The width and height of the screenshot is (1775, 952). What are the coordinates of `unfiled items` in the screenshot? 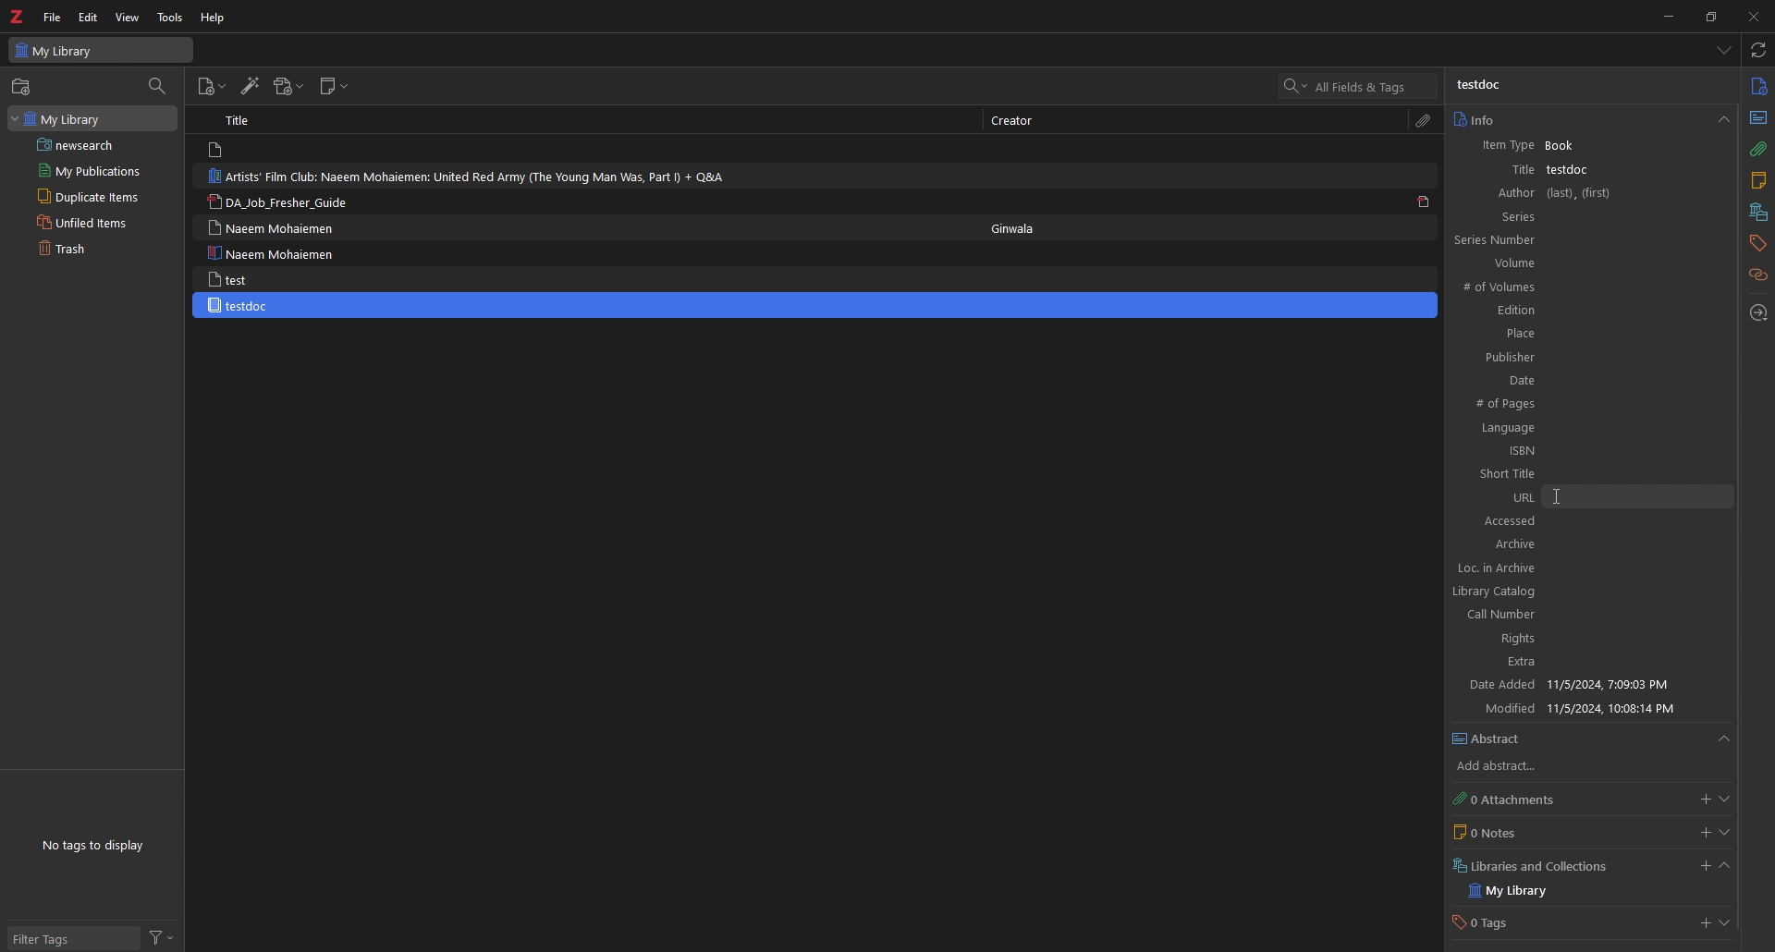 It's located at (84, 223).